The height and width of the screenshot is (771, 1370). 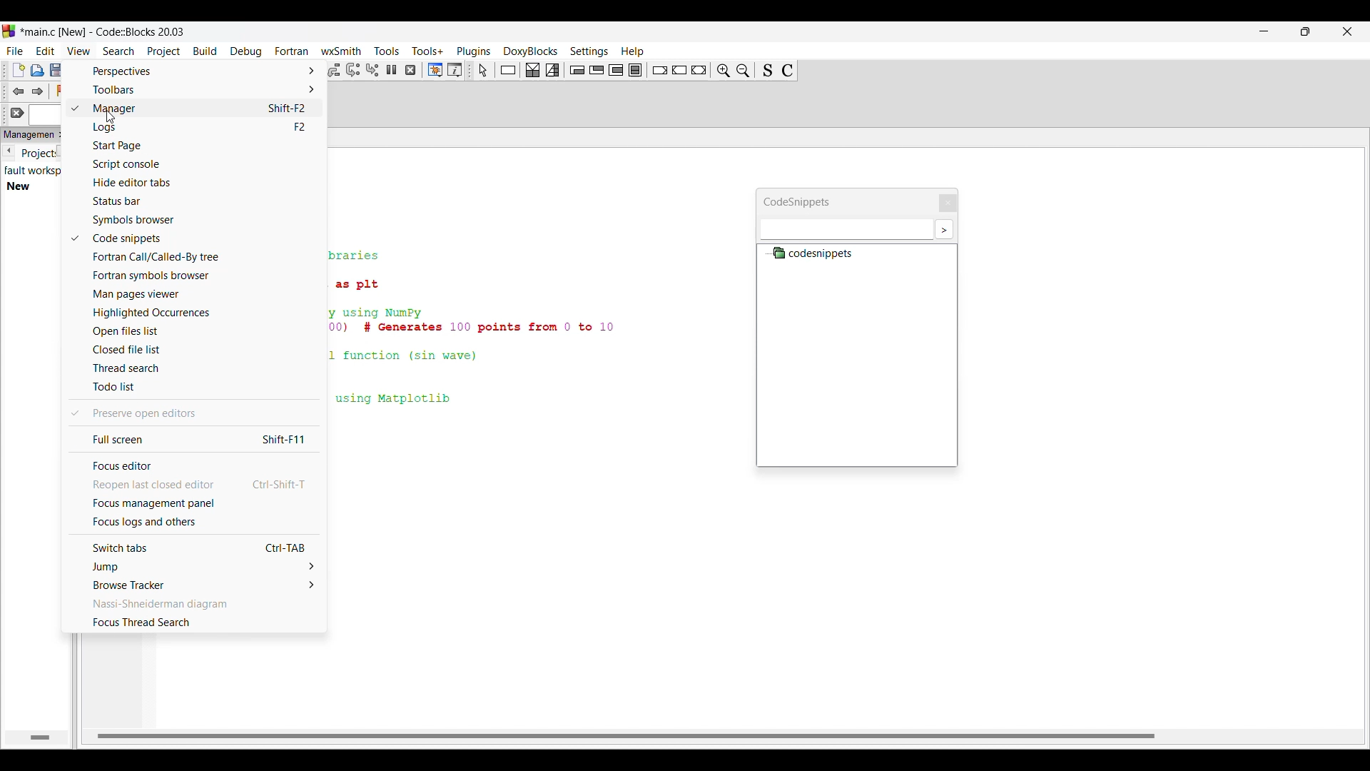 What do you see at coordinates (1348, 31) in the screenshot?
I see `Close interface` at bounding box center [1348, 31].